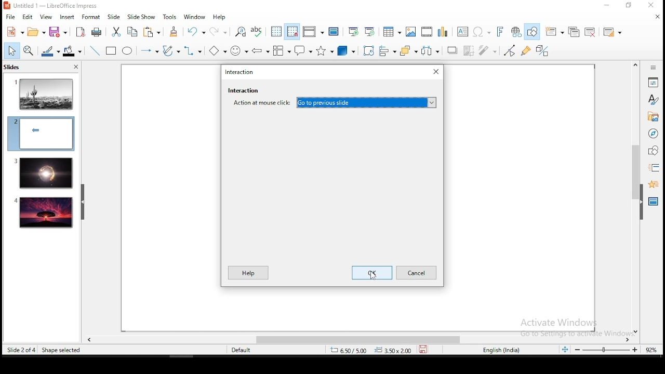 The image size is (665, 374). Describe the element at coordinates (49, 51) in the screenshot. I see `line fill` at that location.